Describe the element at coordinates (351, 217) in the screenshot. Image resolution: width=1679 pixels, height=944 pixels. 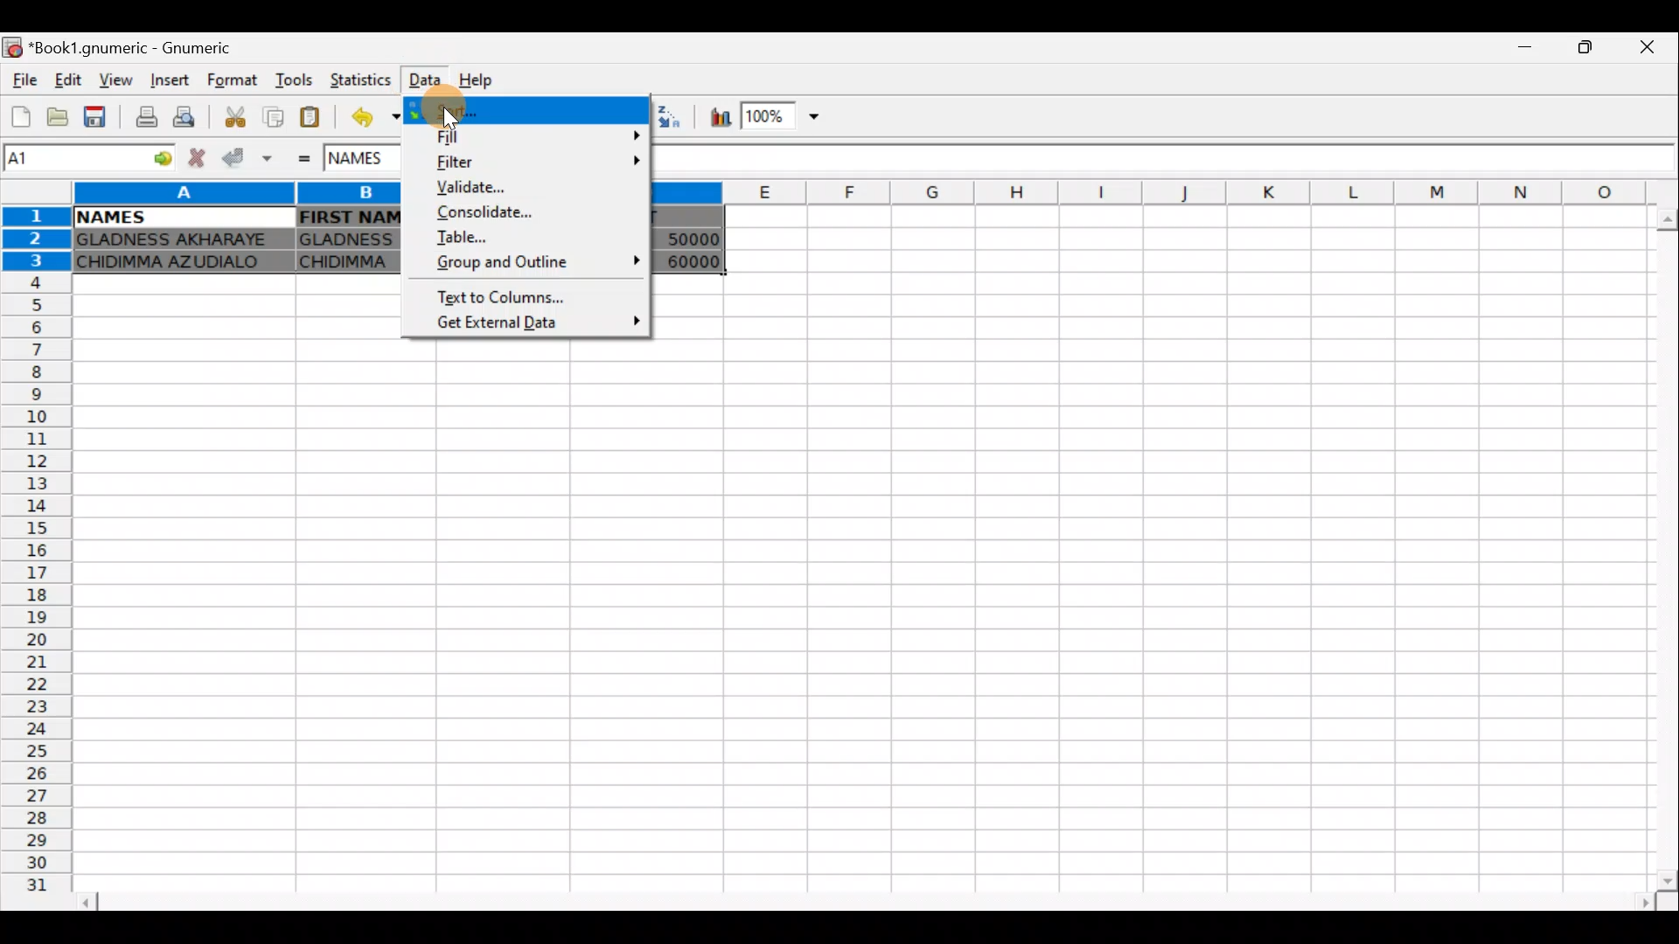
I see `FIRST NAME` at that location.